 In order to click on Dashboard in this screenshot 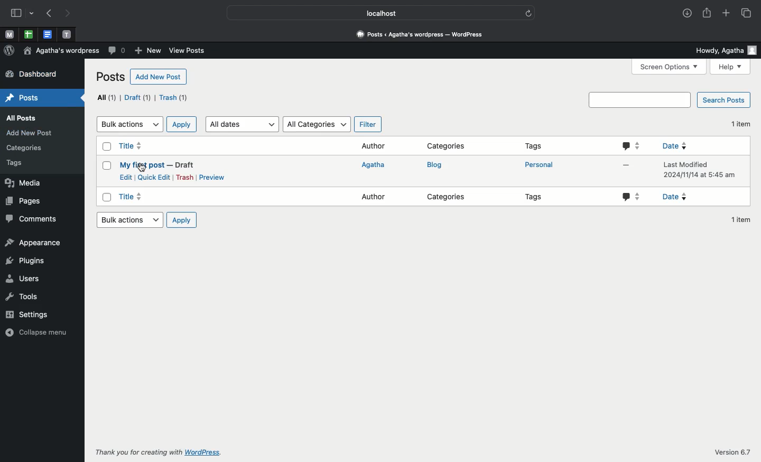, I will do `click(30, 73)`.